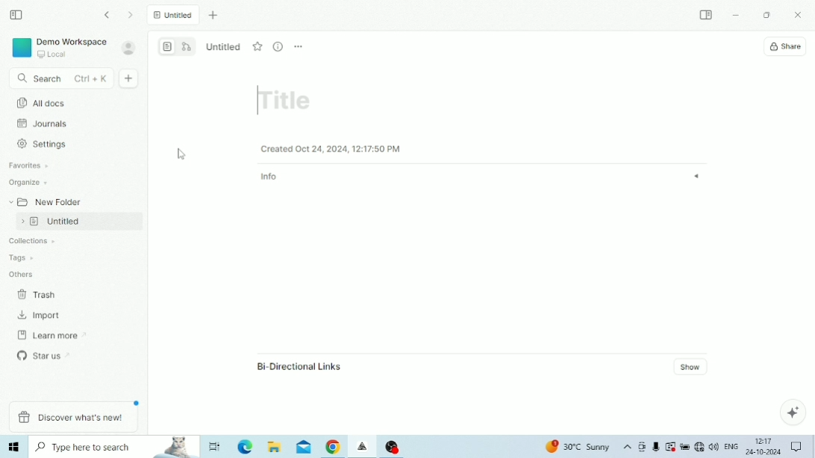 This screenshot has width=815, height=458. What do you see at coordinates (258, 46) in the screenshot?
I see `Favourite` at bounding box center [258, 46].